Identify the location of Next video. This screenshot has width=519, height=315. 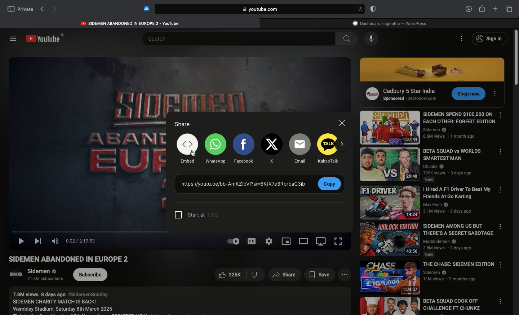
(39, 241).